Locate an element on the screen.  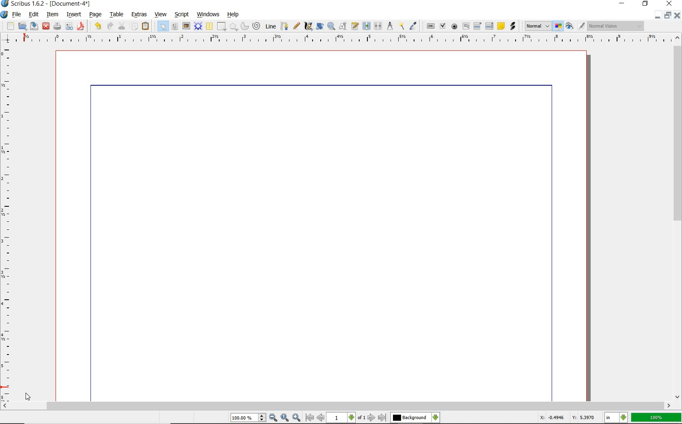
copy item properties is located at coordinates (402, 26).